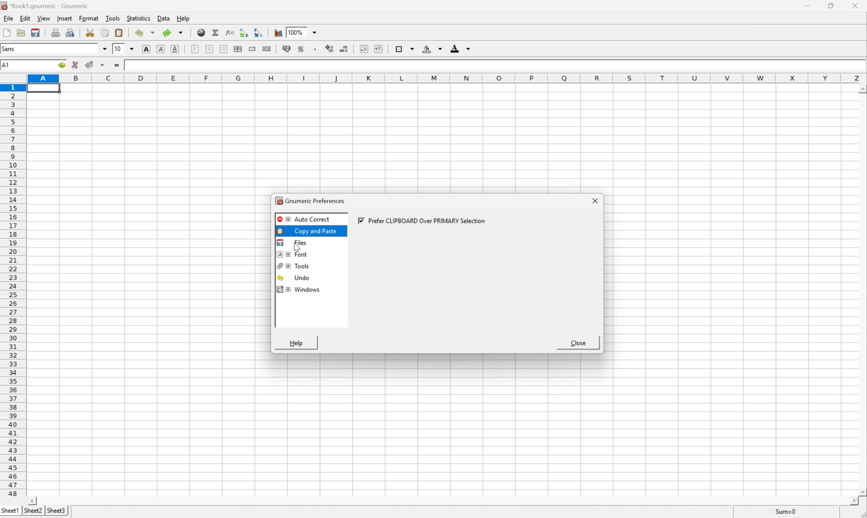 The width and height of the screenshot is (867, 518). What do you see at coordinates (447, 80) in the screenshot?
I see `column names` at bounding box center [447, 80].